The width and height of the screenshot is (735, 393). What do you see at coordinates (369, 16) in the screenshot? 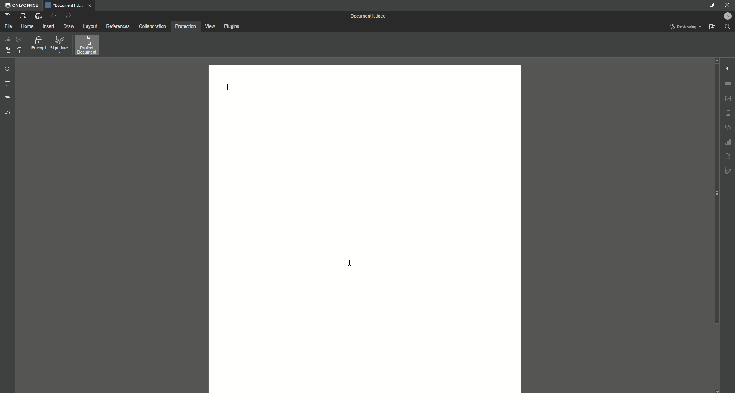
I see `Document 1` at bounding box center [369, 16].